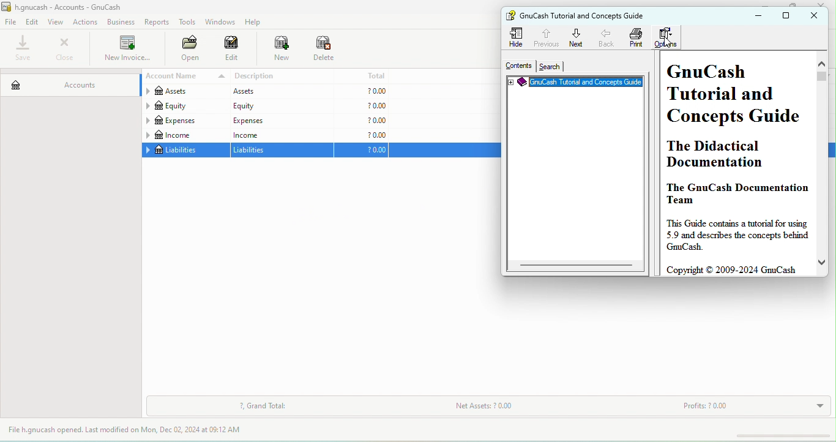 The image size is (836, 442). I want to click on help, so click(256, 22).